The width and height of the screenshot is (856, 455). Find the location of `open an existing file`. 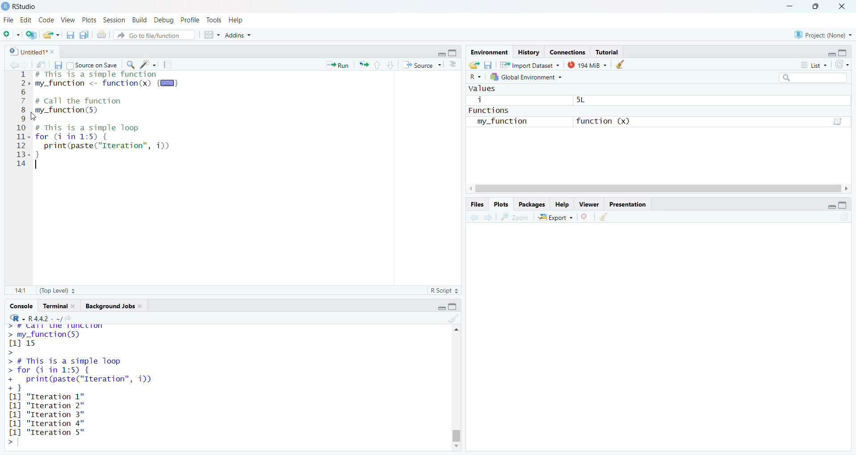

open an existing file is located at coordinates (52, 34).